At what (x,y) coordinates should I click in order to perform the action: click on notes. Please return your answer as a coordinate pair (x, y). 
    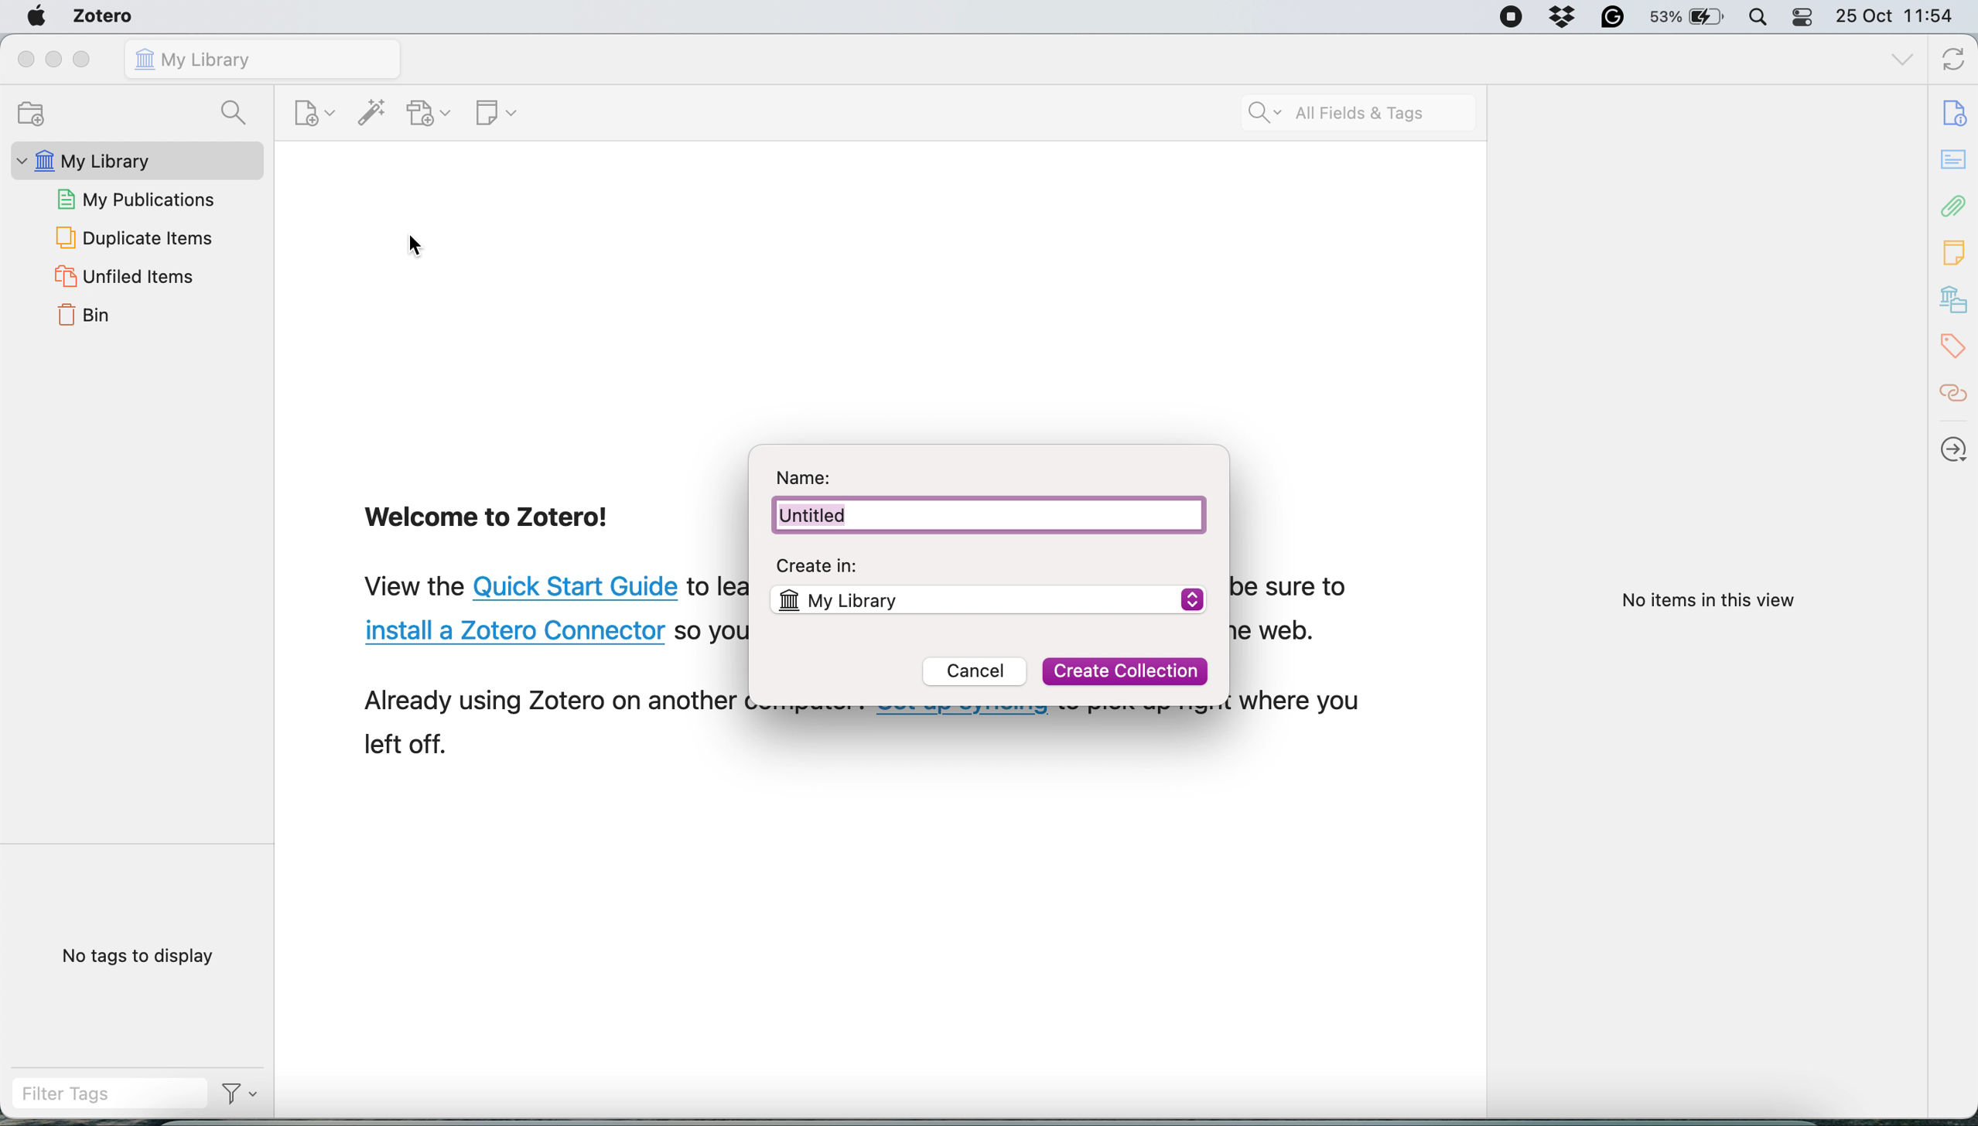
    Looking at the image, I should click on (1953, 159).